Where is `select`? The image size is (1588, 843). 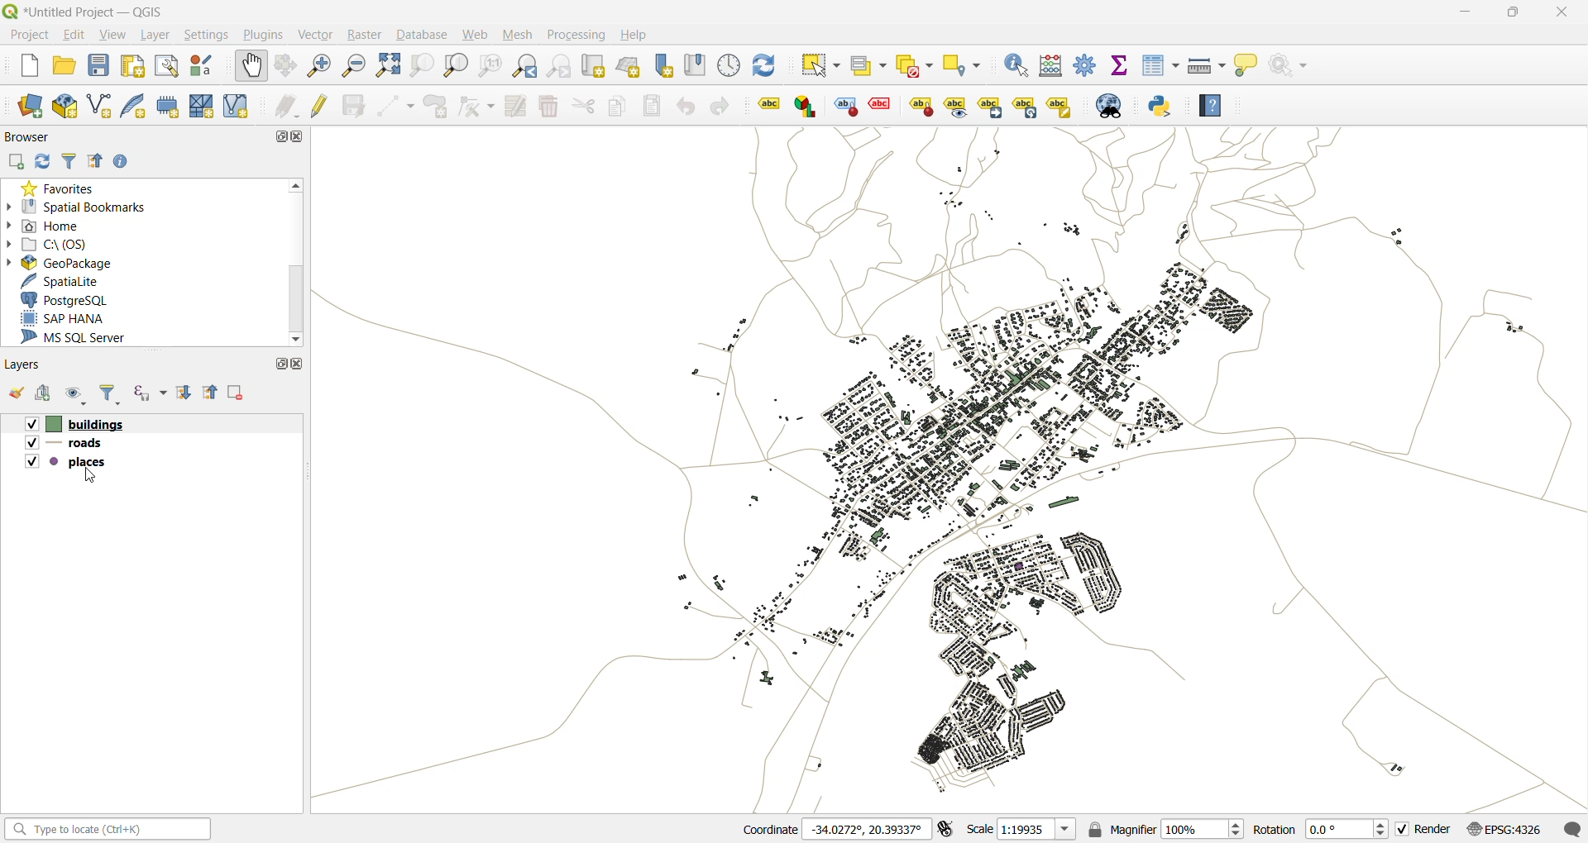
select is located at coordinates (824, 64).